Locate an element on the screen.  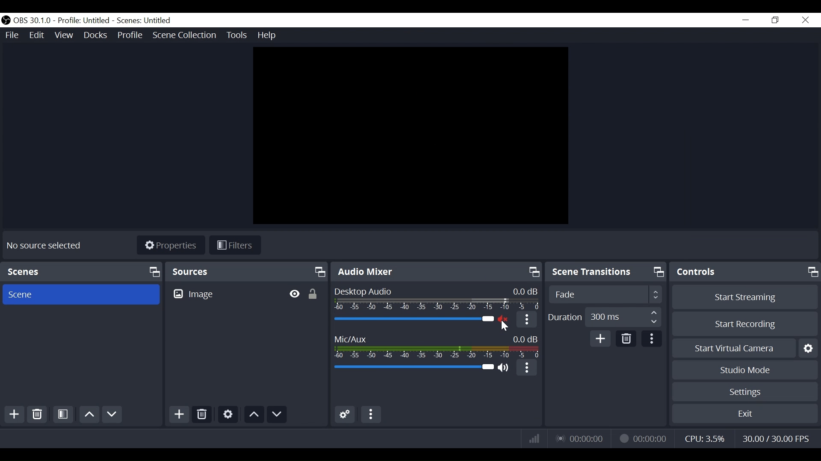
More Options is located at coordinates (528, 321).